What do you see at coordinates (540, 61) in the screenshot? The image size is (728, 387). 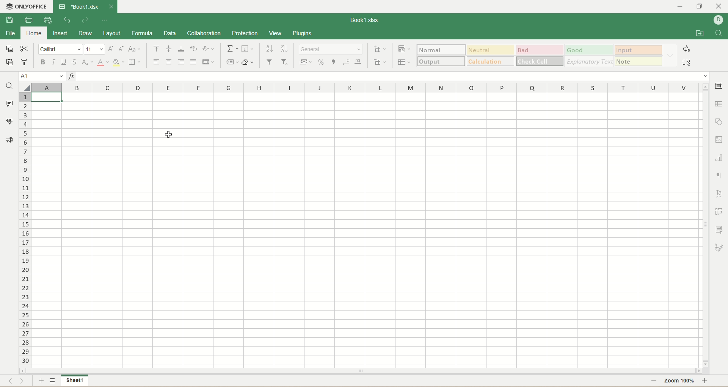 I see `check cell` at bounding box center [540, 61].